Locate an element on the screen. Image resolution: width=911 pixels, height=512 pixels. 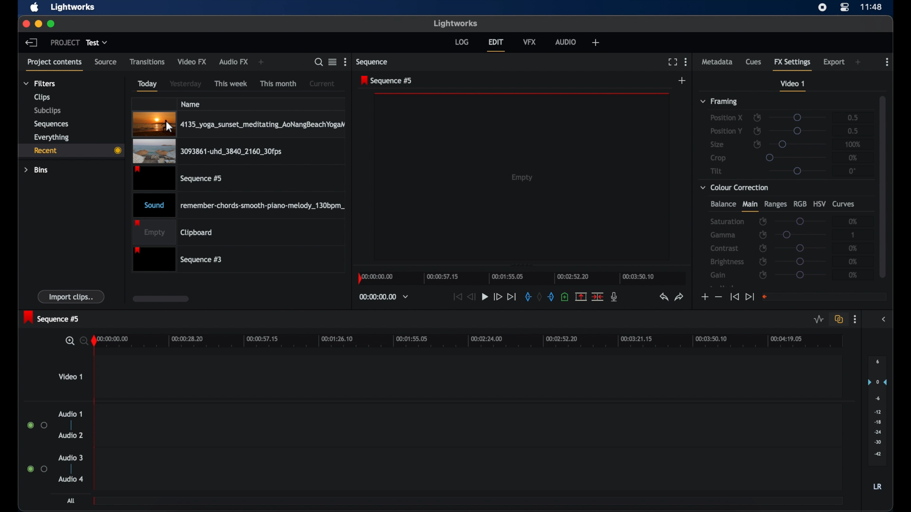
today is located at coordinates (147, 85).